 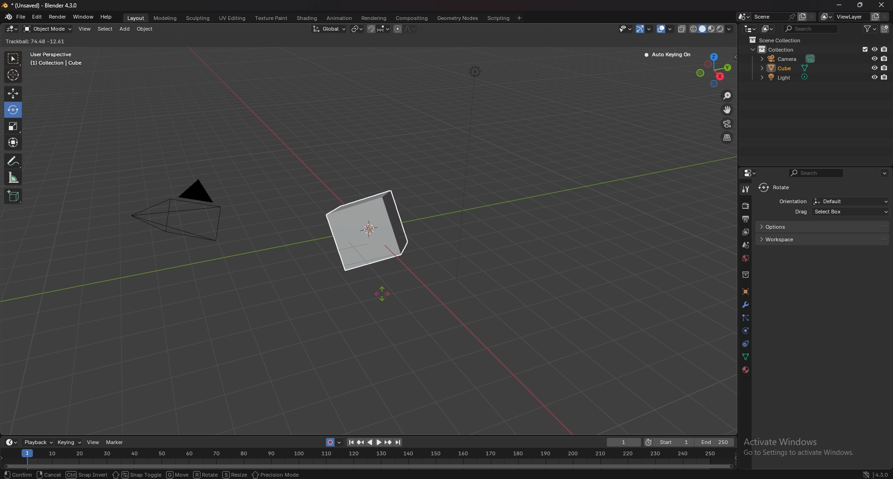 I want to click on view layer, so click(x=746, y=232).